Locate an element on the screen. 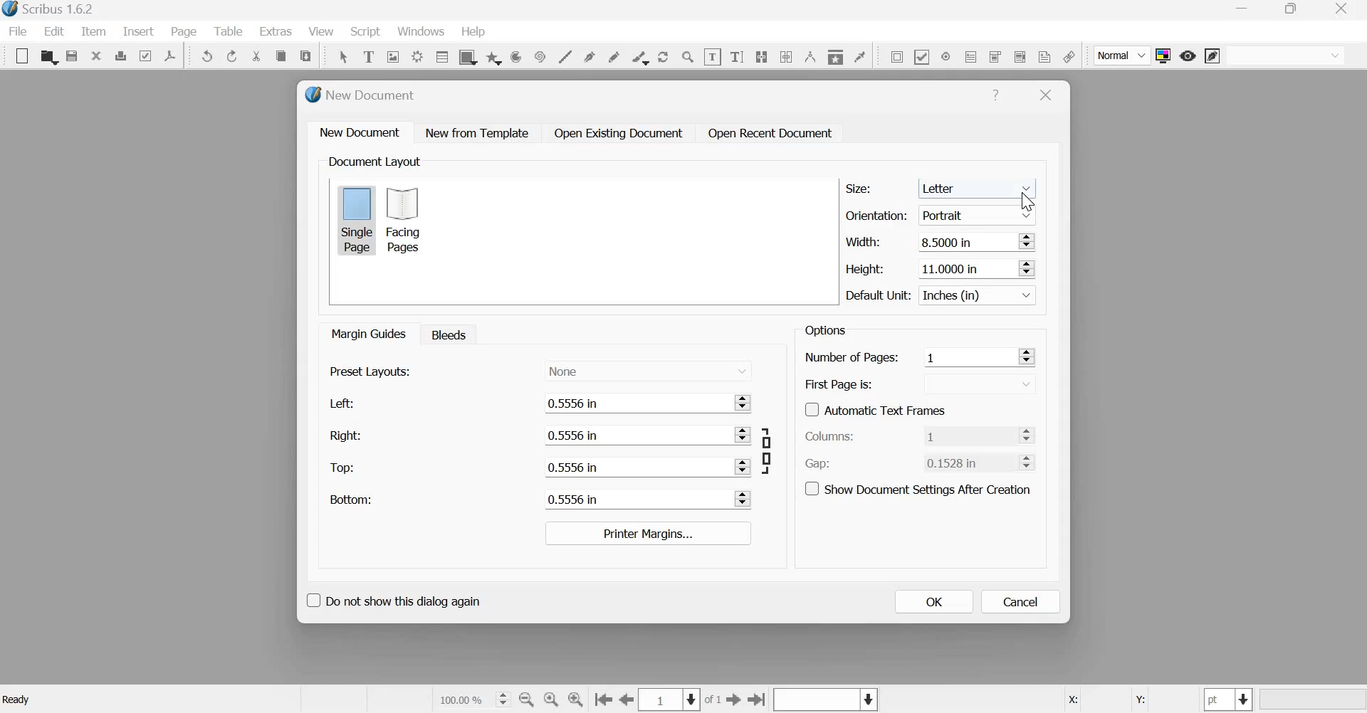  OK is located at coordinates (933, 601).